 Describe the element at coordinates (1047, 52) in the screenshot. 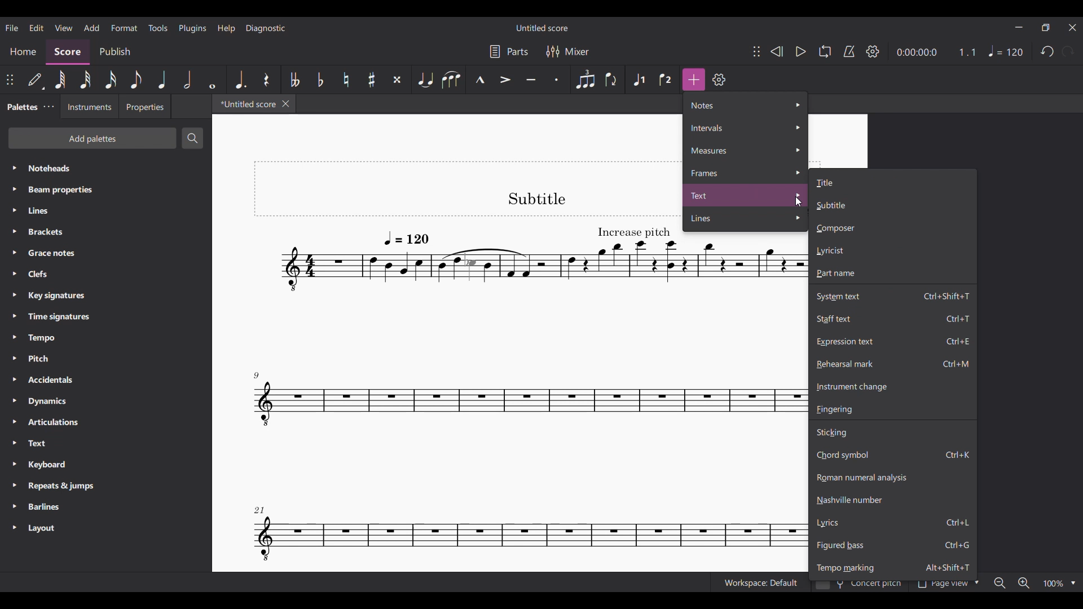

I see `Undo` at that location.